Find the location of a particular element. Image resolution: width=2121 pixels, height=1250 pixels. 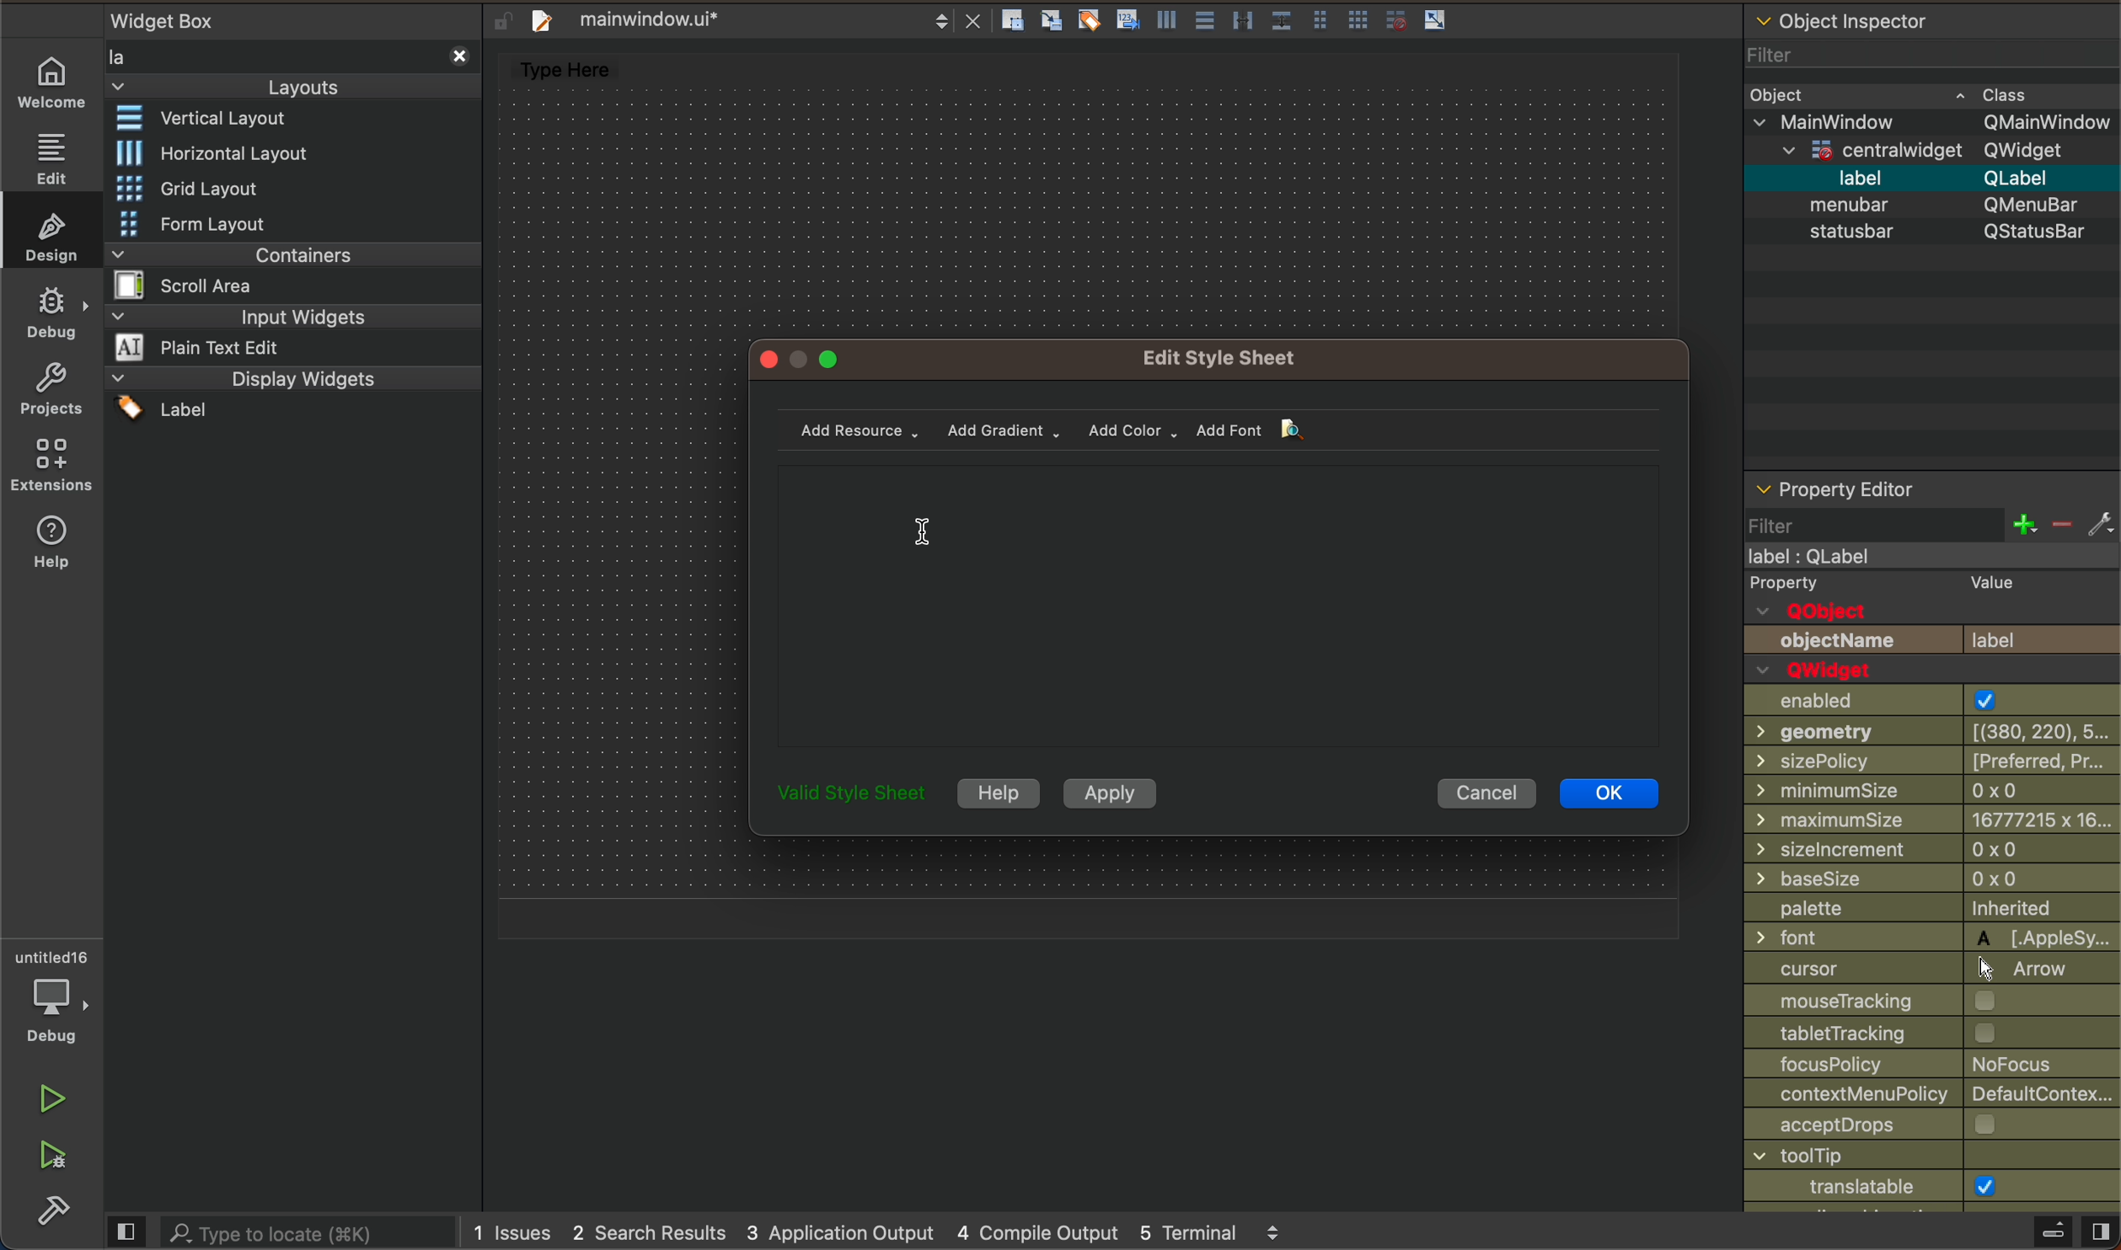

search is located at coordinates (278, 1234).